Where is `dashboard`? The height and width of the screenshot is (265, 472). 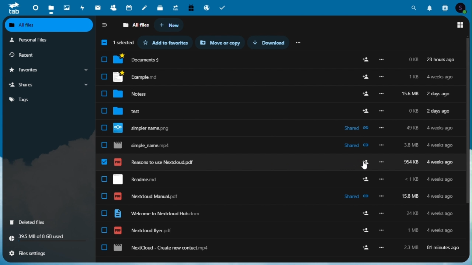
dashboard is located at coordinates (33, 7).